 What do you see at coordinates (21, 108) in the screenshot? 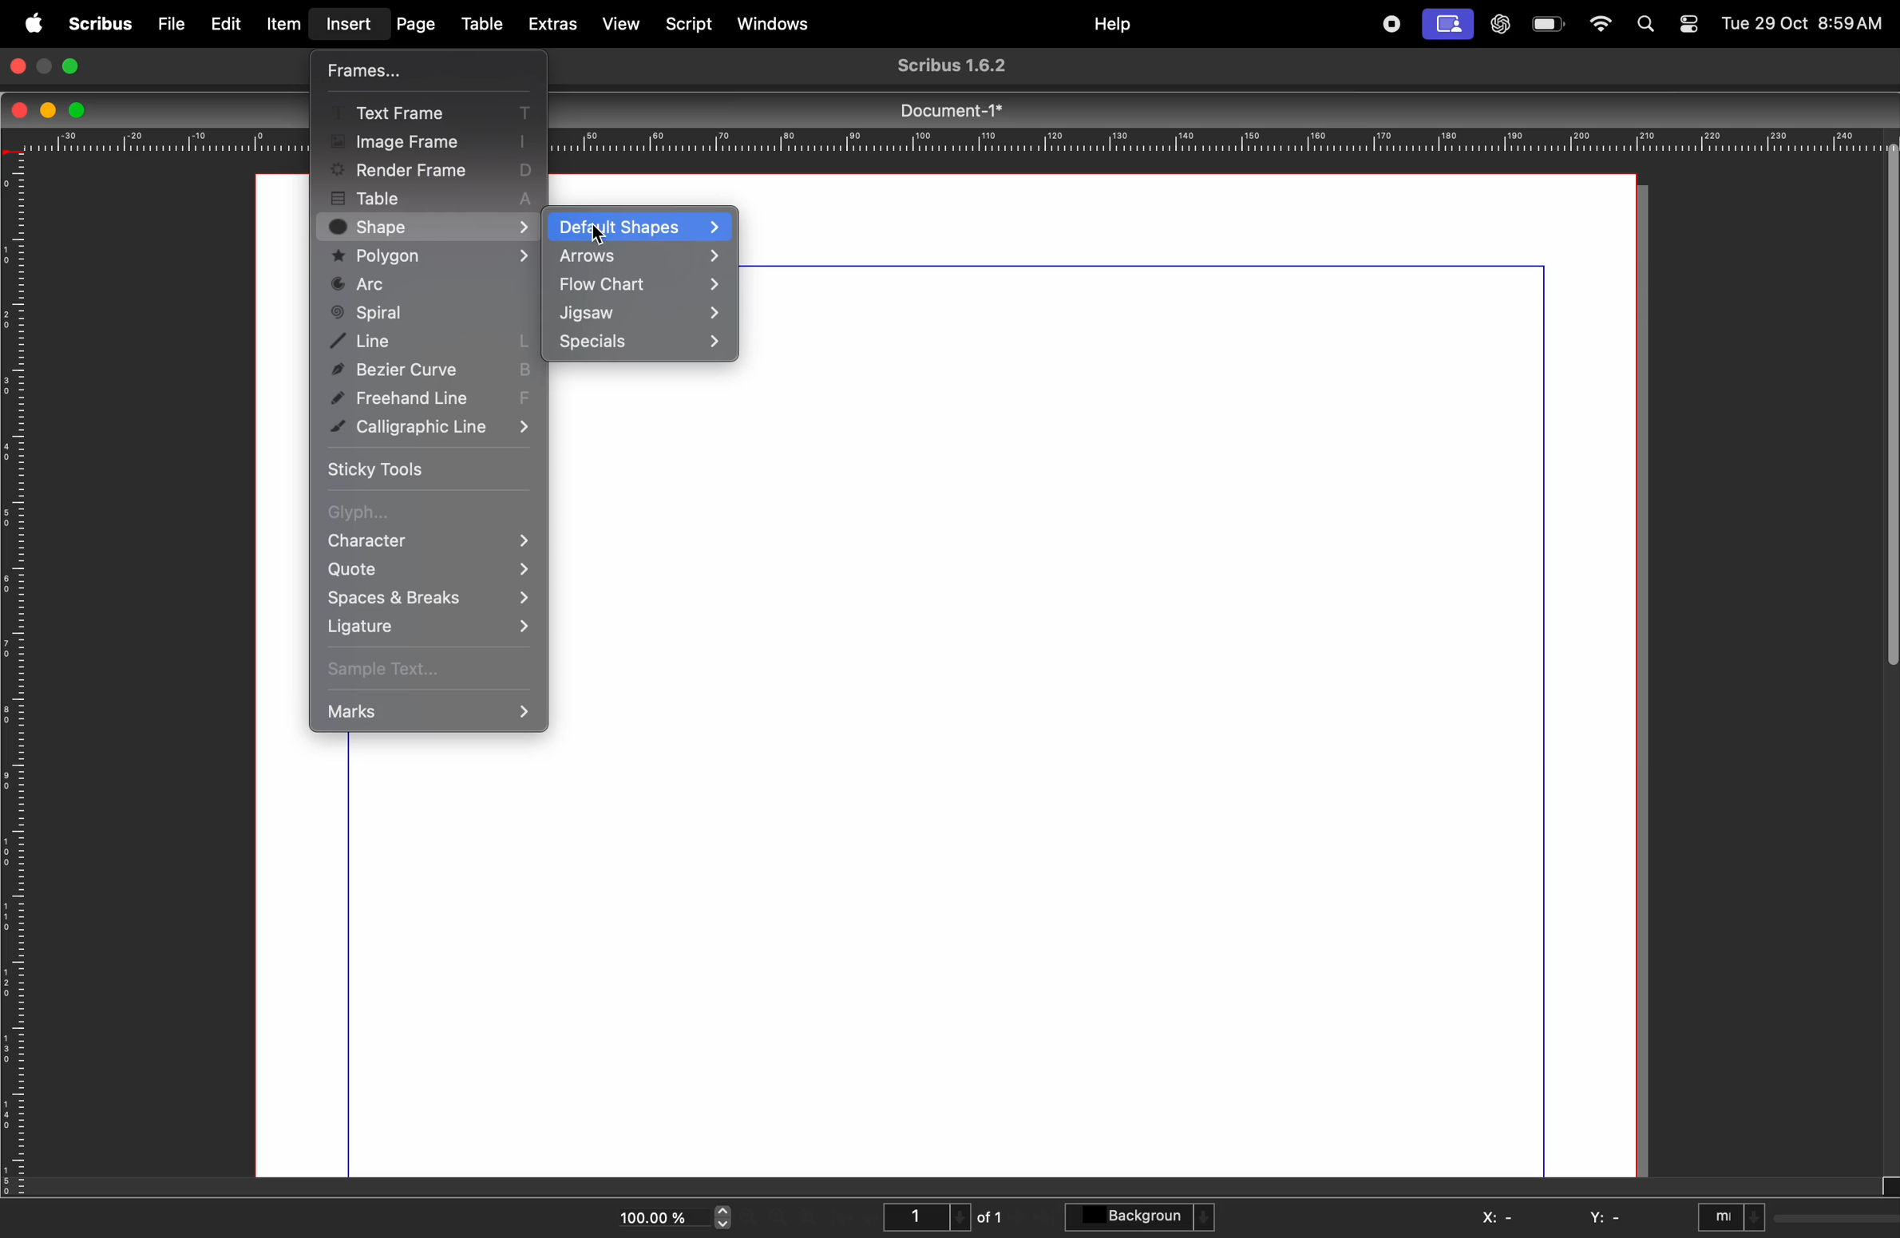
I see `closing window` at bounding box center [21, 108].